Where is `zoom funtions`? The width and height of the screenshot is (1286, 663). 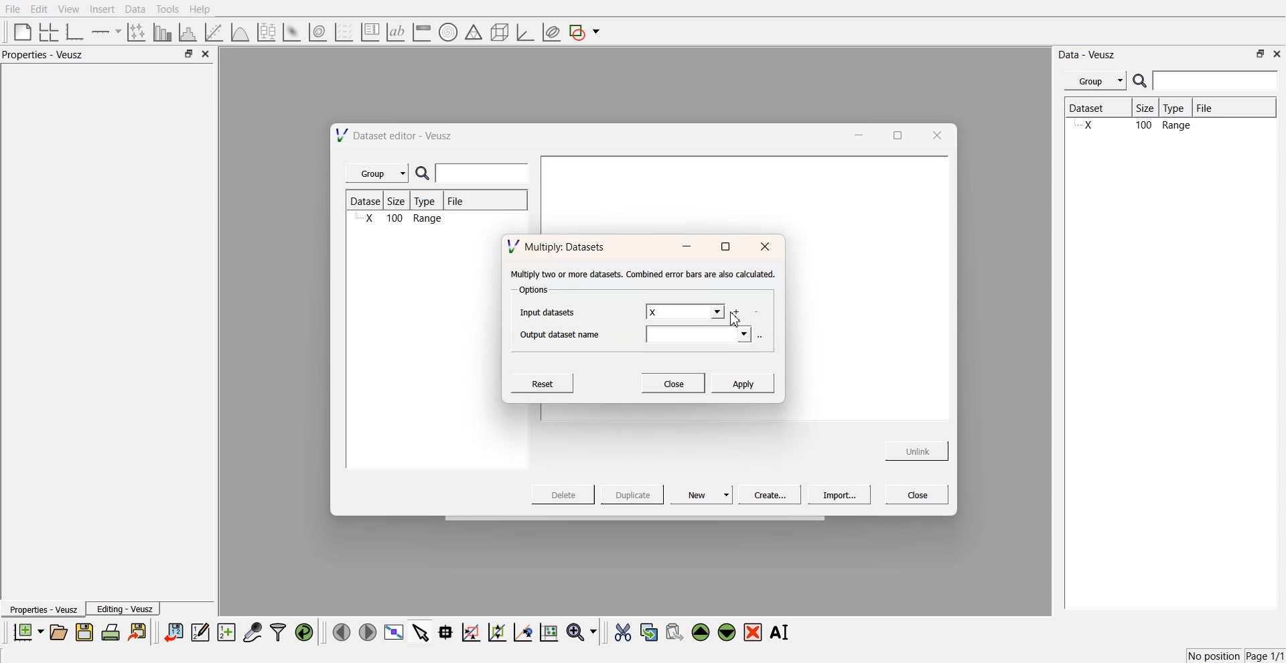
zoom funtions is located at coordinates (581, 633).